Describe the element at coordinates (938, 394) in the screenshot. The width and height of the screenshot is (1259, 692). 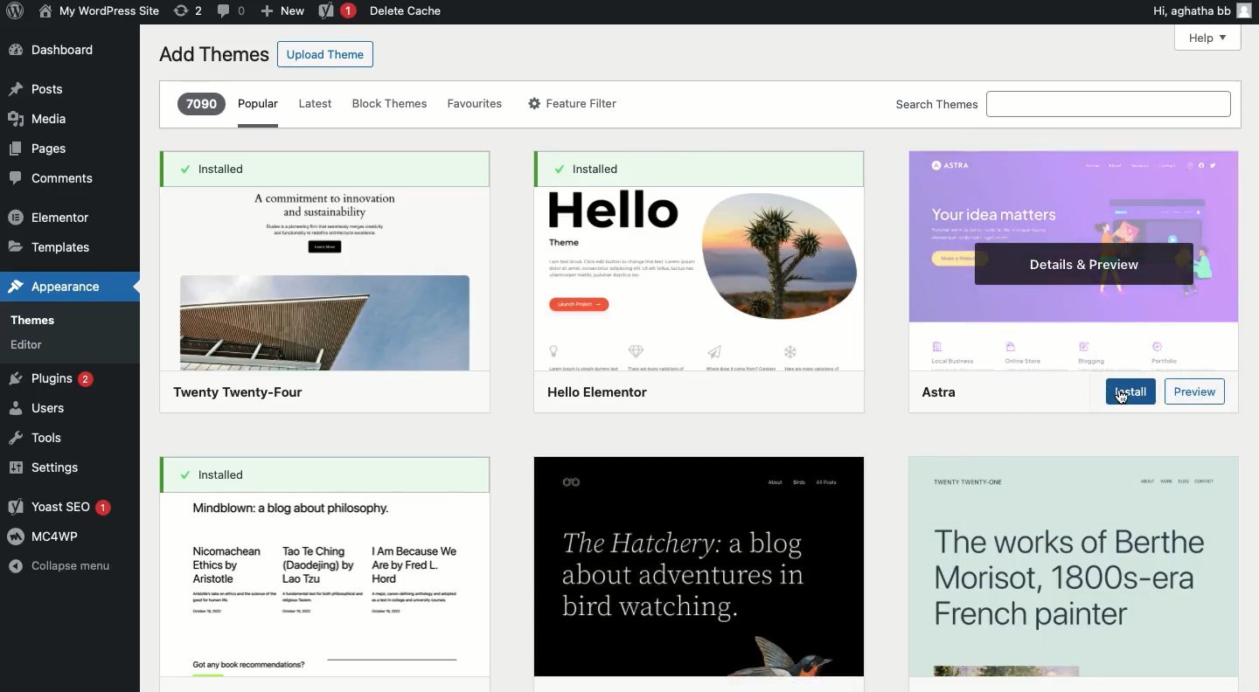
I see `Astra` at that location.